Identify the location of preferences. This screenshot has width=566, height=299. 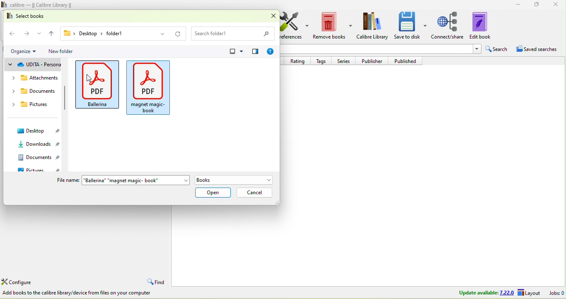
(295, 26).